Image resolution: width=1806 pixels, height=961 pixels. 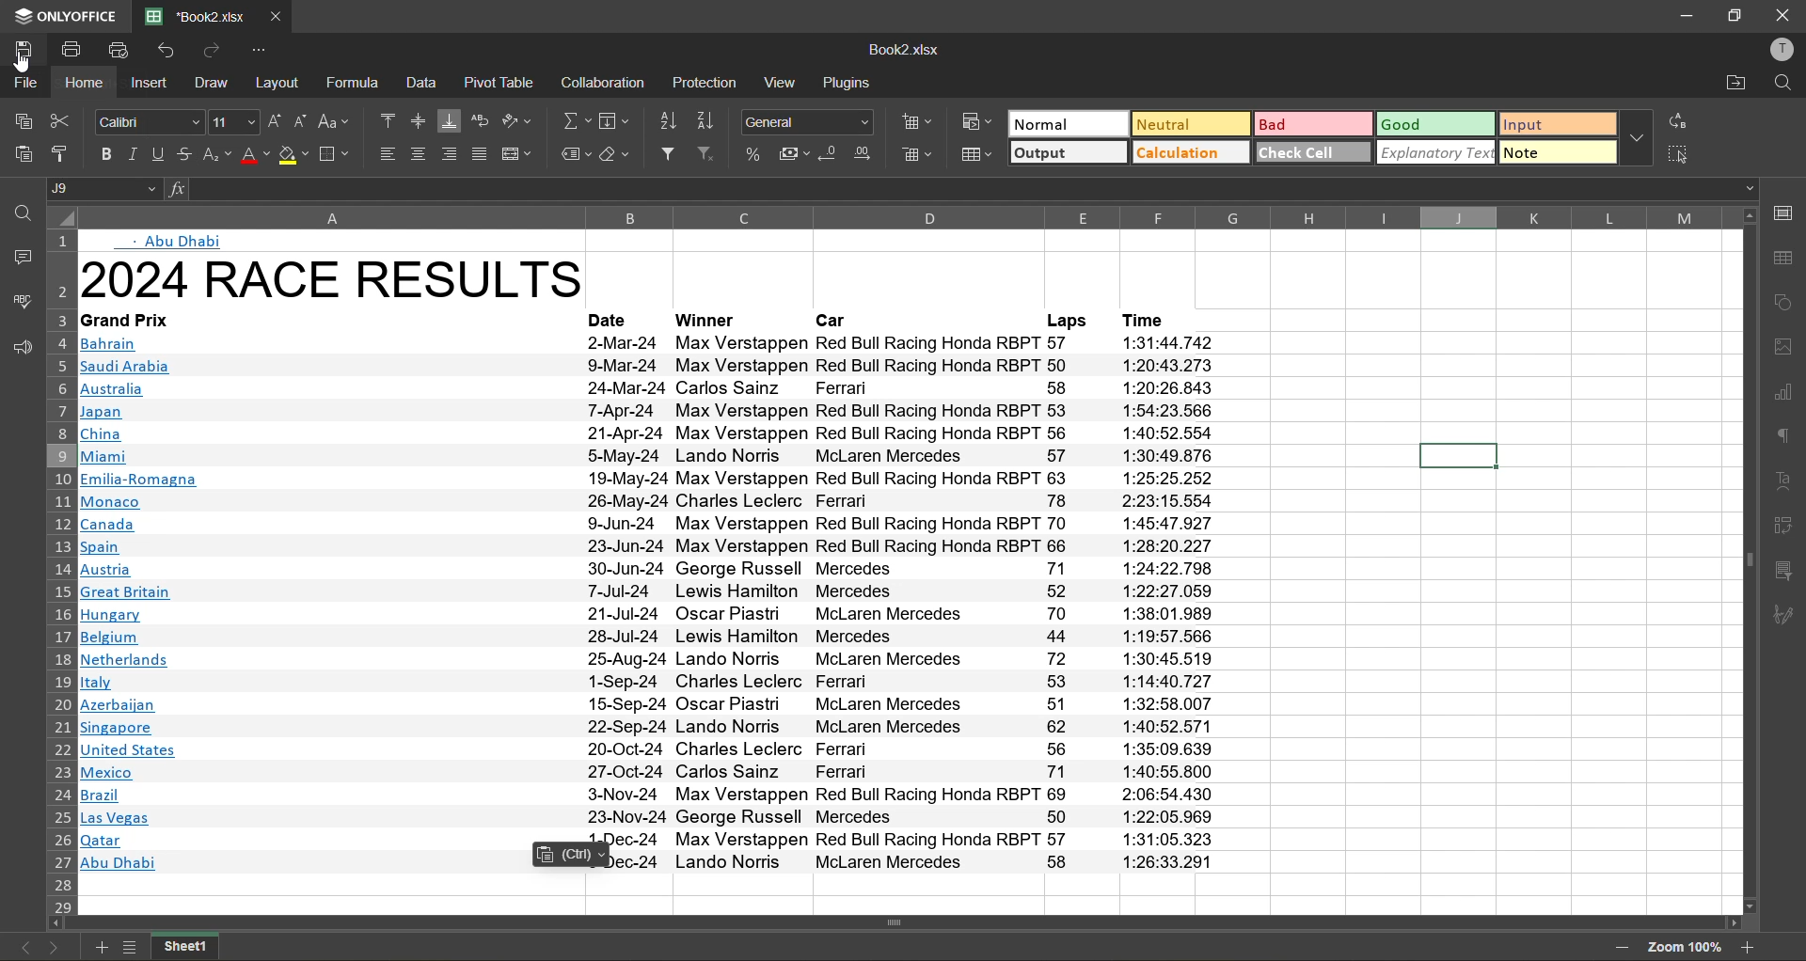 I want to click on neutral, so click(x=1193, y=124).